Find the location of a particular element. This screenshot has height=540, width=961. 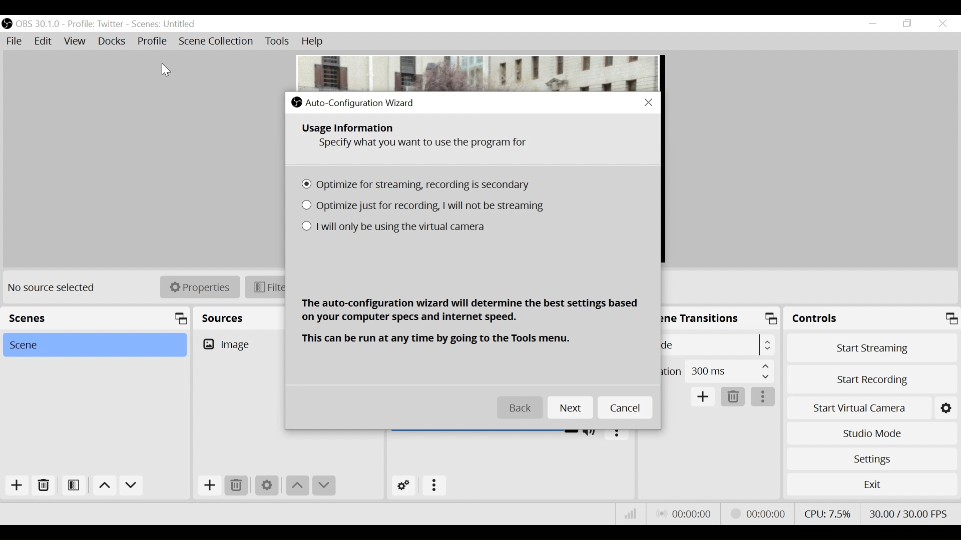

Close is located at coordinates (942, 23).